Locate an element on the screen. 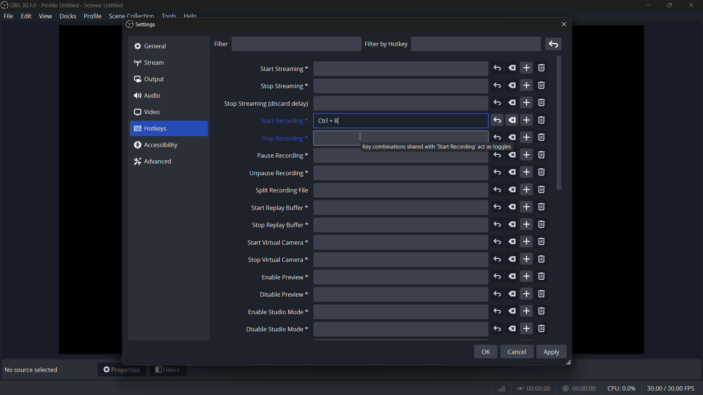 The height and width of the screenshot is (395, 703). remove is located at coordinates (542, 103).